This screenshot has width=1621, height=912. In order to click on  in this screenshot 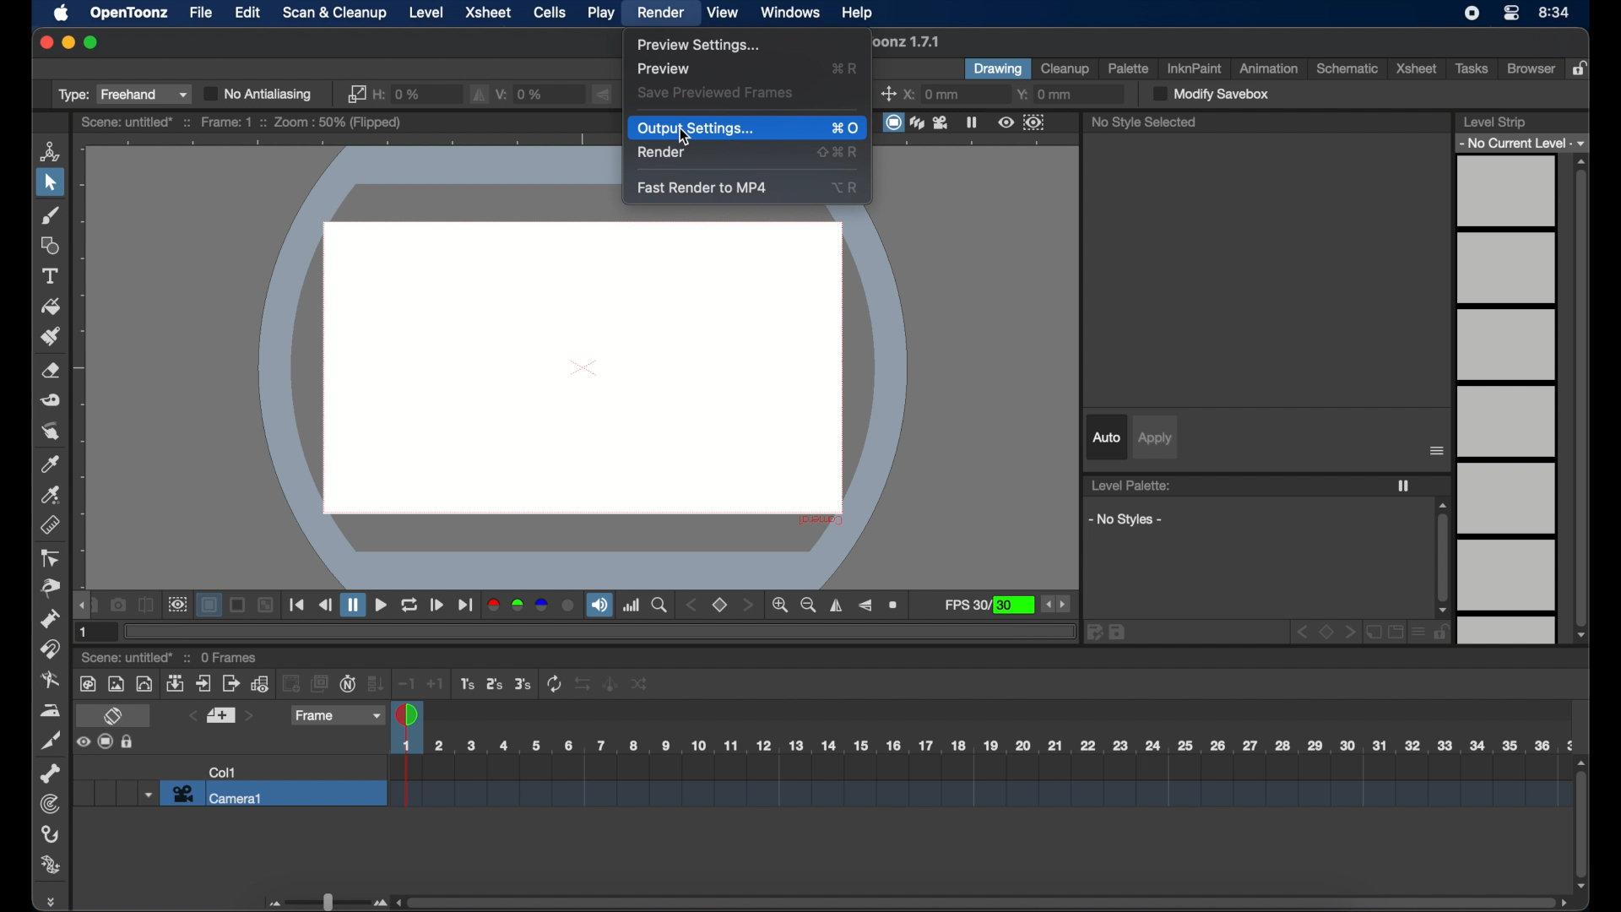, I will do `click(556, 684)`.